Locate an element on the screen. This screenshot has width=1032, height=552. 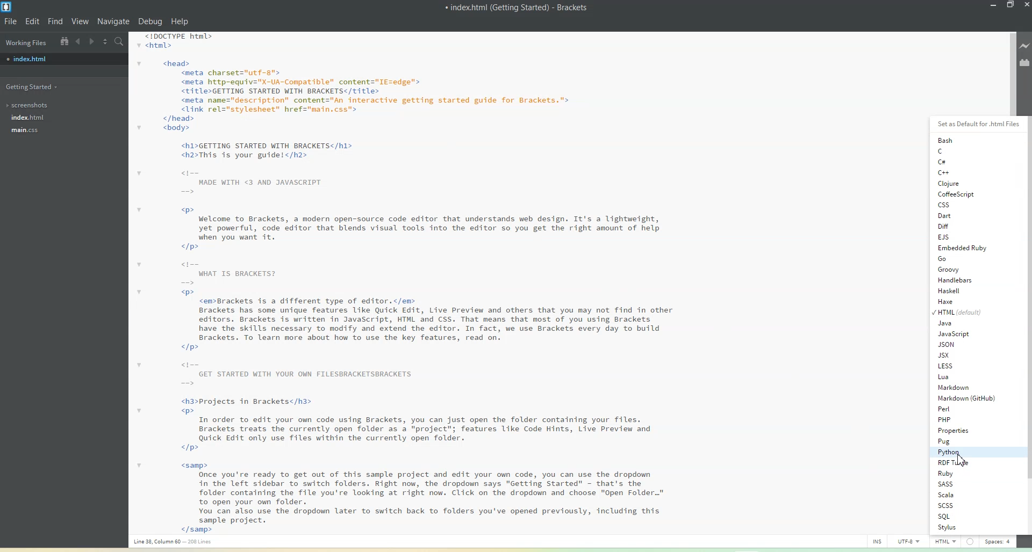
Java is located at coordinates (963, 323).